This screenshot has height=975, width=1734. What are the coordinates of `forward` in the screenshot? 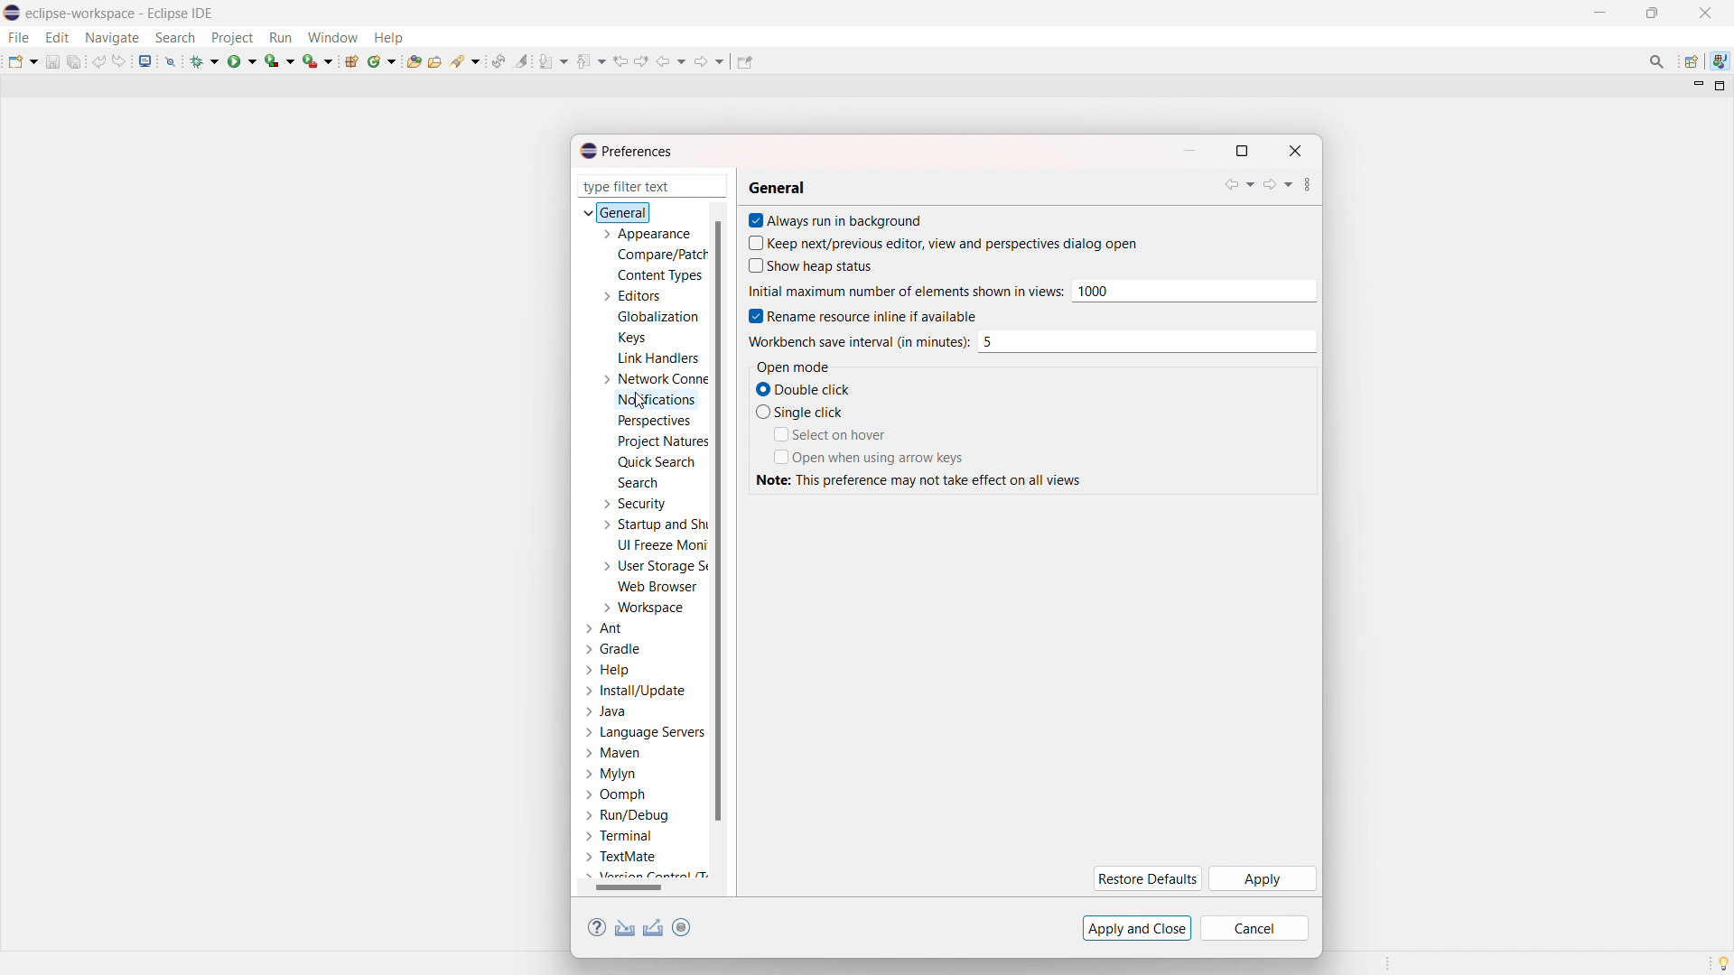 It's located at (1277, 184).